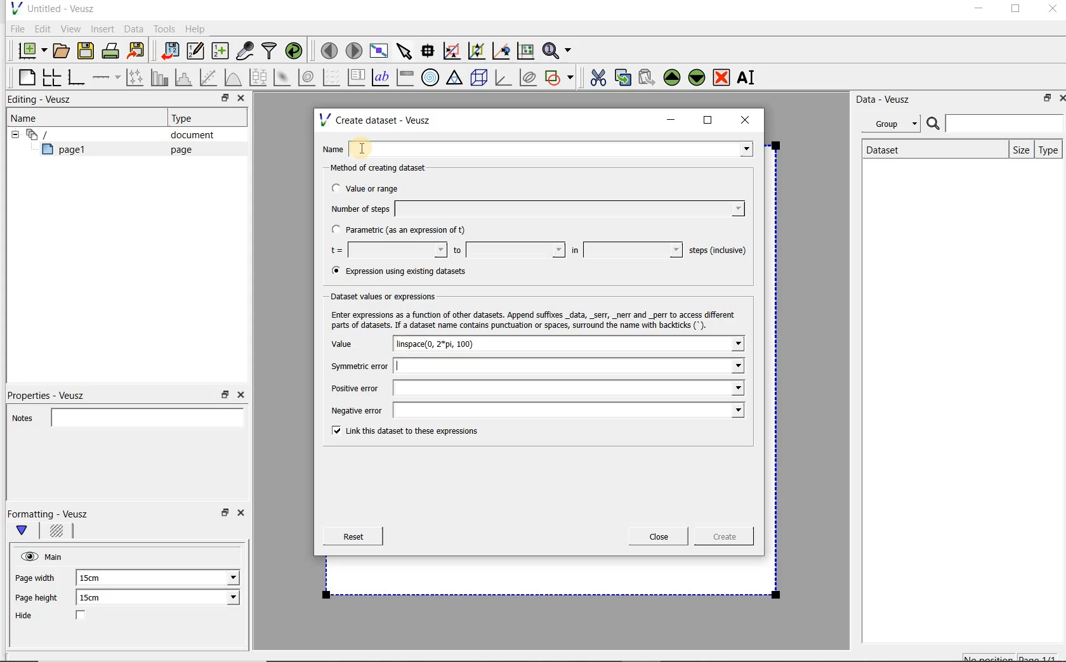 The image size is (1066, 662). Describe the element at coordinates (42, 29) in the screenshot. I see `Edit` at that location.